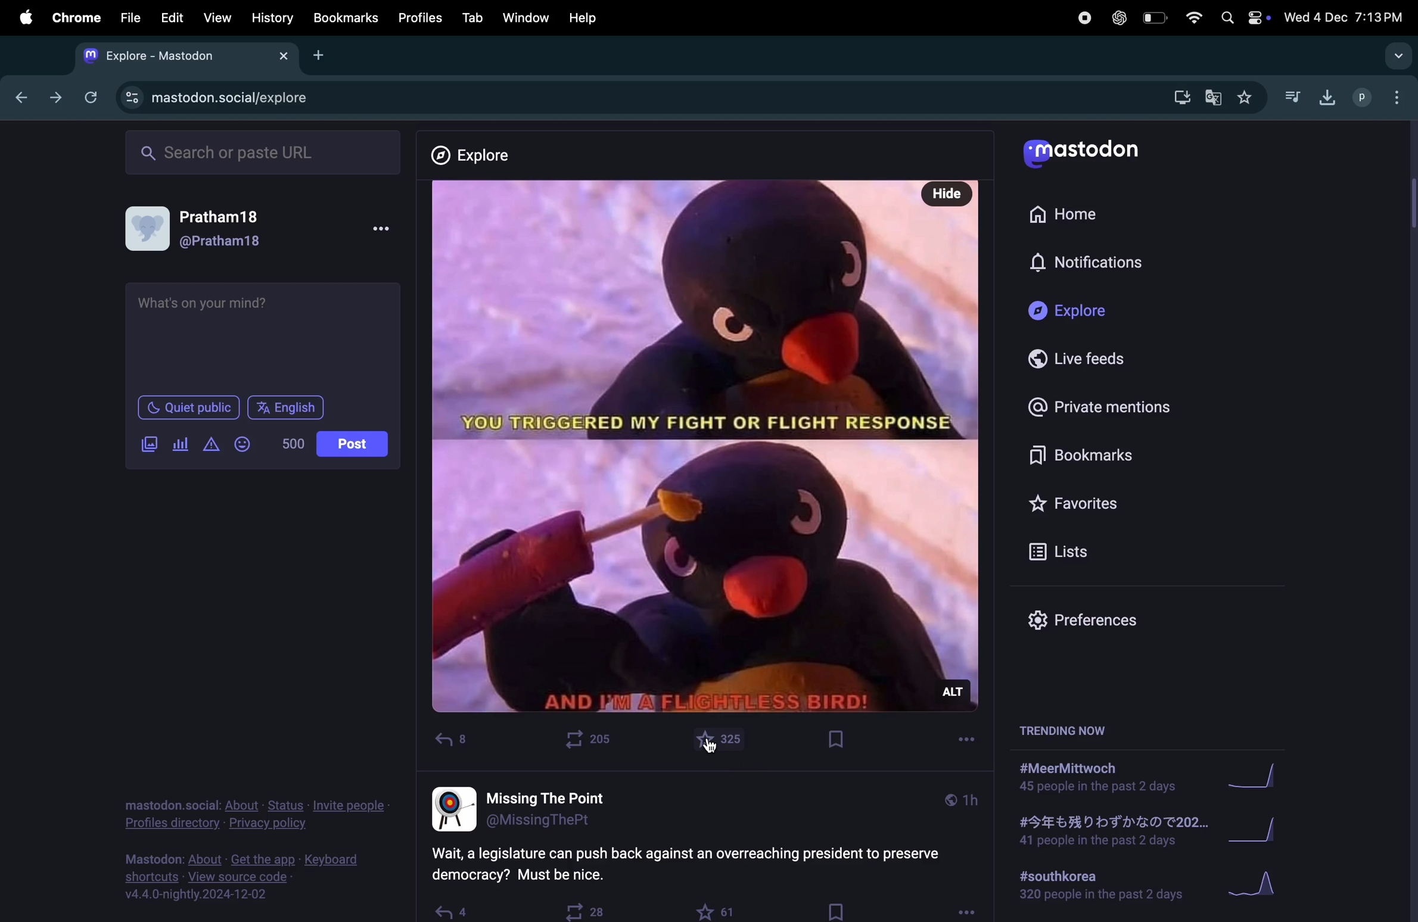 Image resolution: width=1418 pixels, height=922 pixels. What do you see at coordinates (1067, 552) in the screenshot?
I see `lists` at bounding box center [1067, 552].